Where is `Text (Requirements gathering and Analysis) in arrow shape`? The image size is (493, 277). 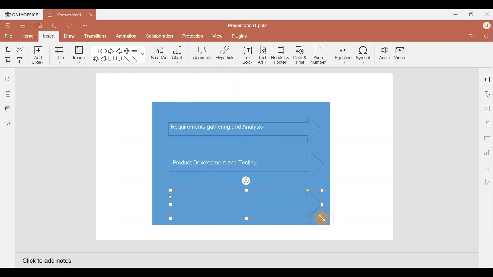 Text (Requirements gathering and Analysis) in arrow shape is located at coordinates (222, 128).